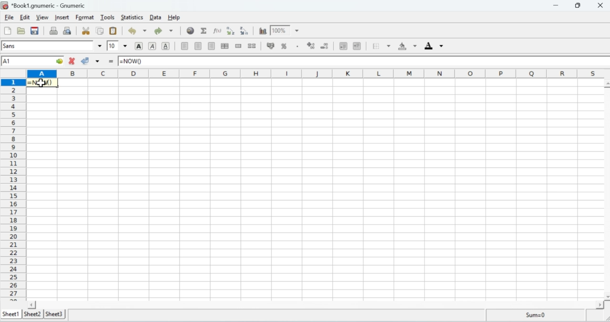 The height and width of the screenshot is (322, 610). Describe the element at coordinates (56, 62) in the screenshot. I see `go to` at that location.